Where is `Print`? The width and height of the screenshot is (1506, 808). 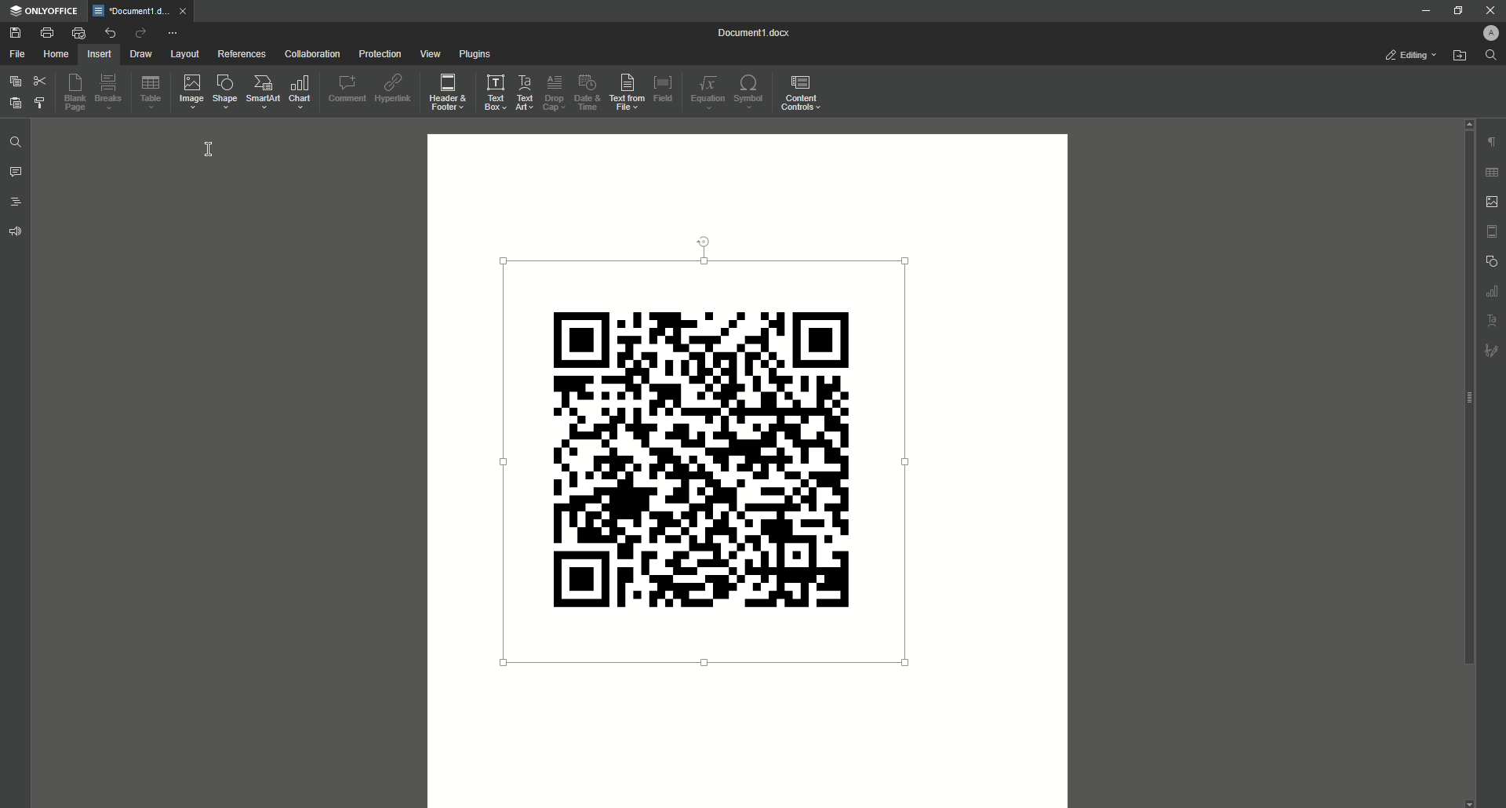 Print is located at coordinates (47, 32).